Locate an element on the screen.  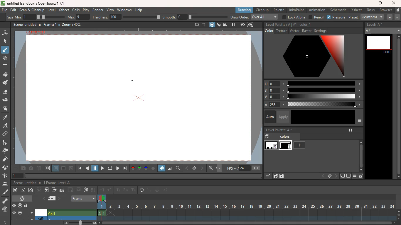
frame is located at coordinates (250, 25).